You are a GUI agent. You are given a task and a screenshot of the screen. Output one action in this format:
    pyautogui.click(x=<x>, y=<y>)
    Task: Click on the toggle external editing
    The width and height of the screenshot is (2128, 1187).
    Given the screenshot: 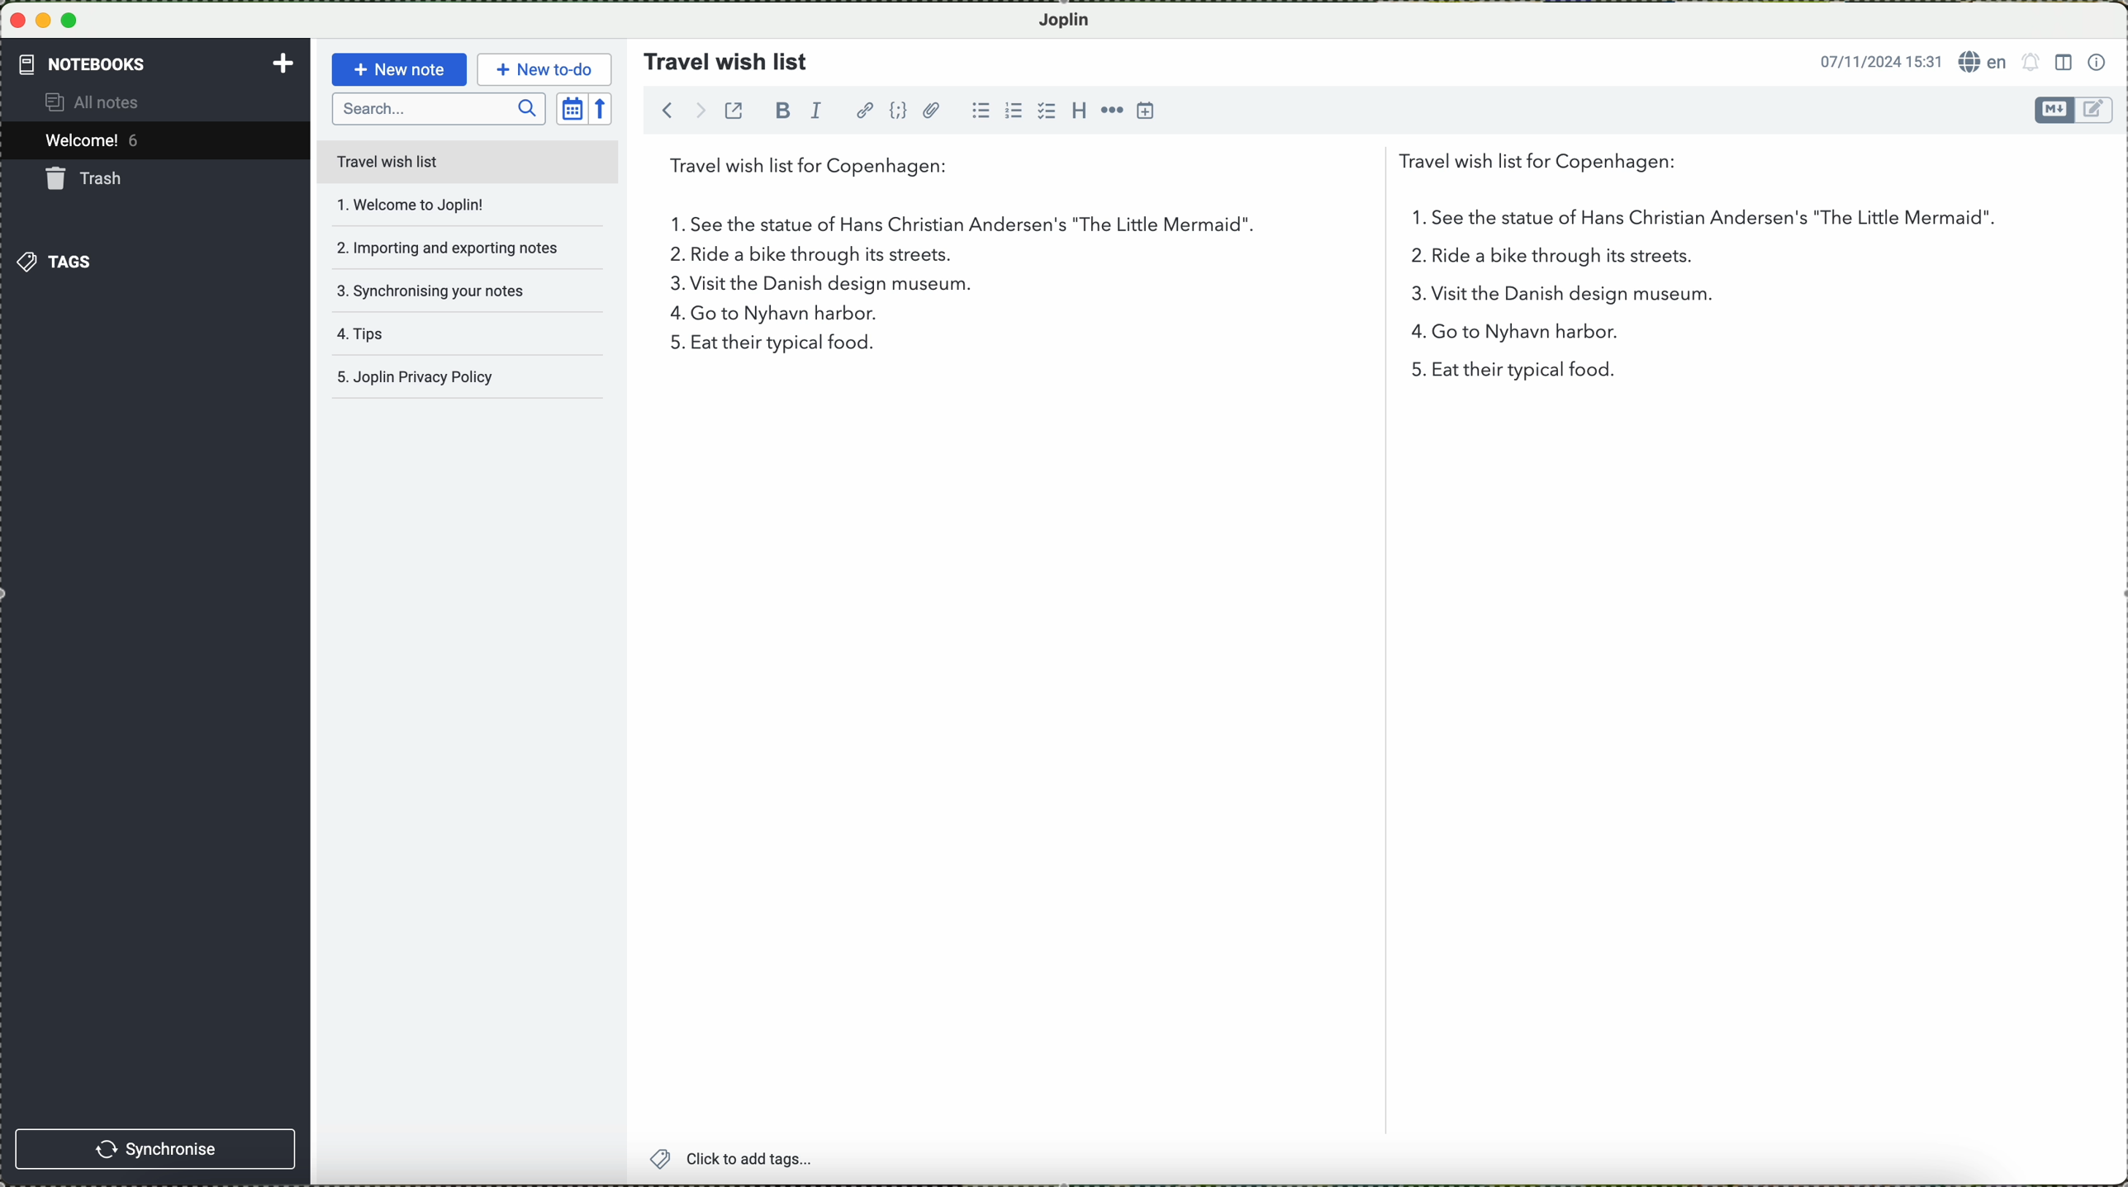 What is the action you would take?
    pyautogui.click(x=738, y=116)
    